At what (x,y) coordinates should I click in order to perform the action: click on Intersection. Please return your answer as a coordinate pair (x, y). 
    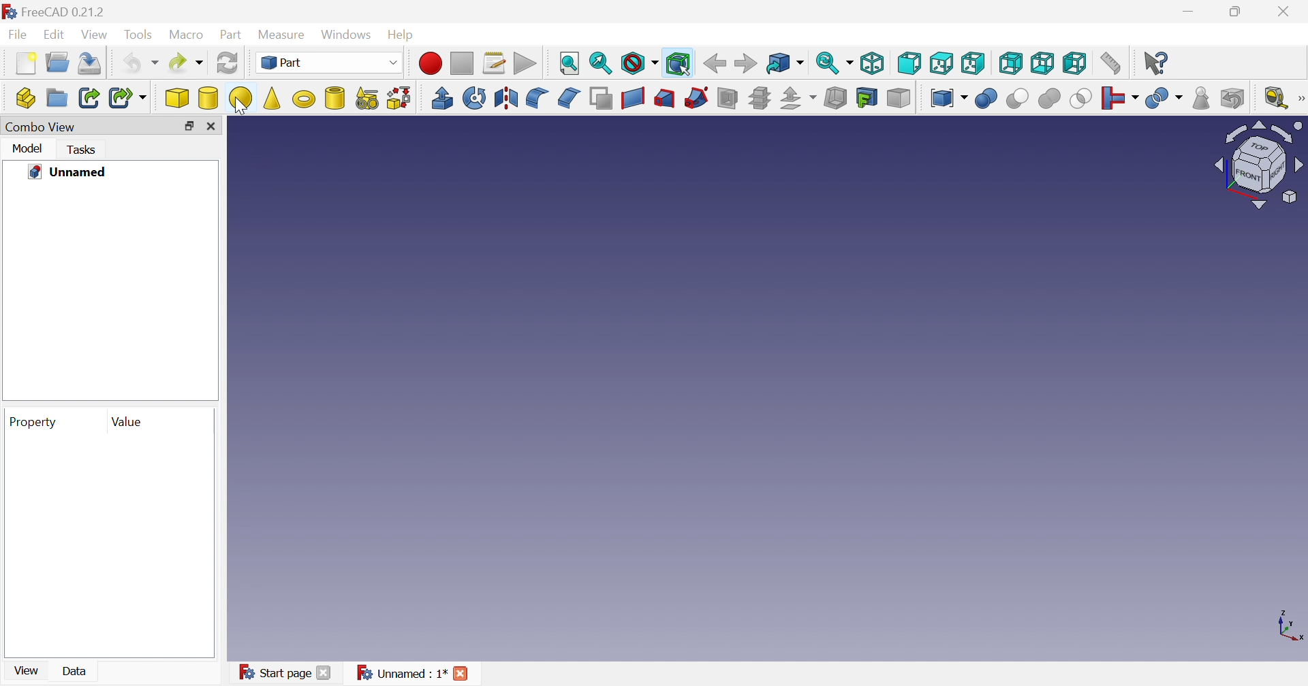
    Looking at the image, I should click on (1081, 99).